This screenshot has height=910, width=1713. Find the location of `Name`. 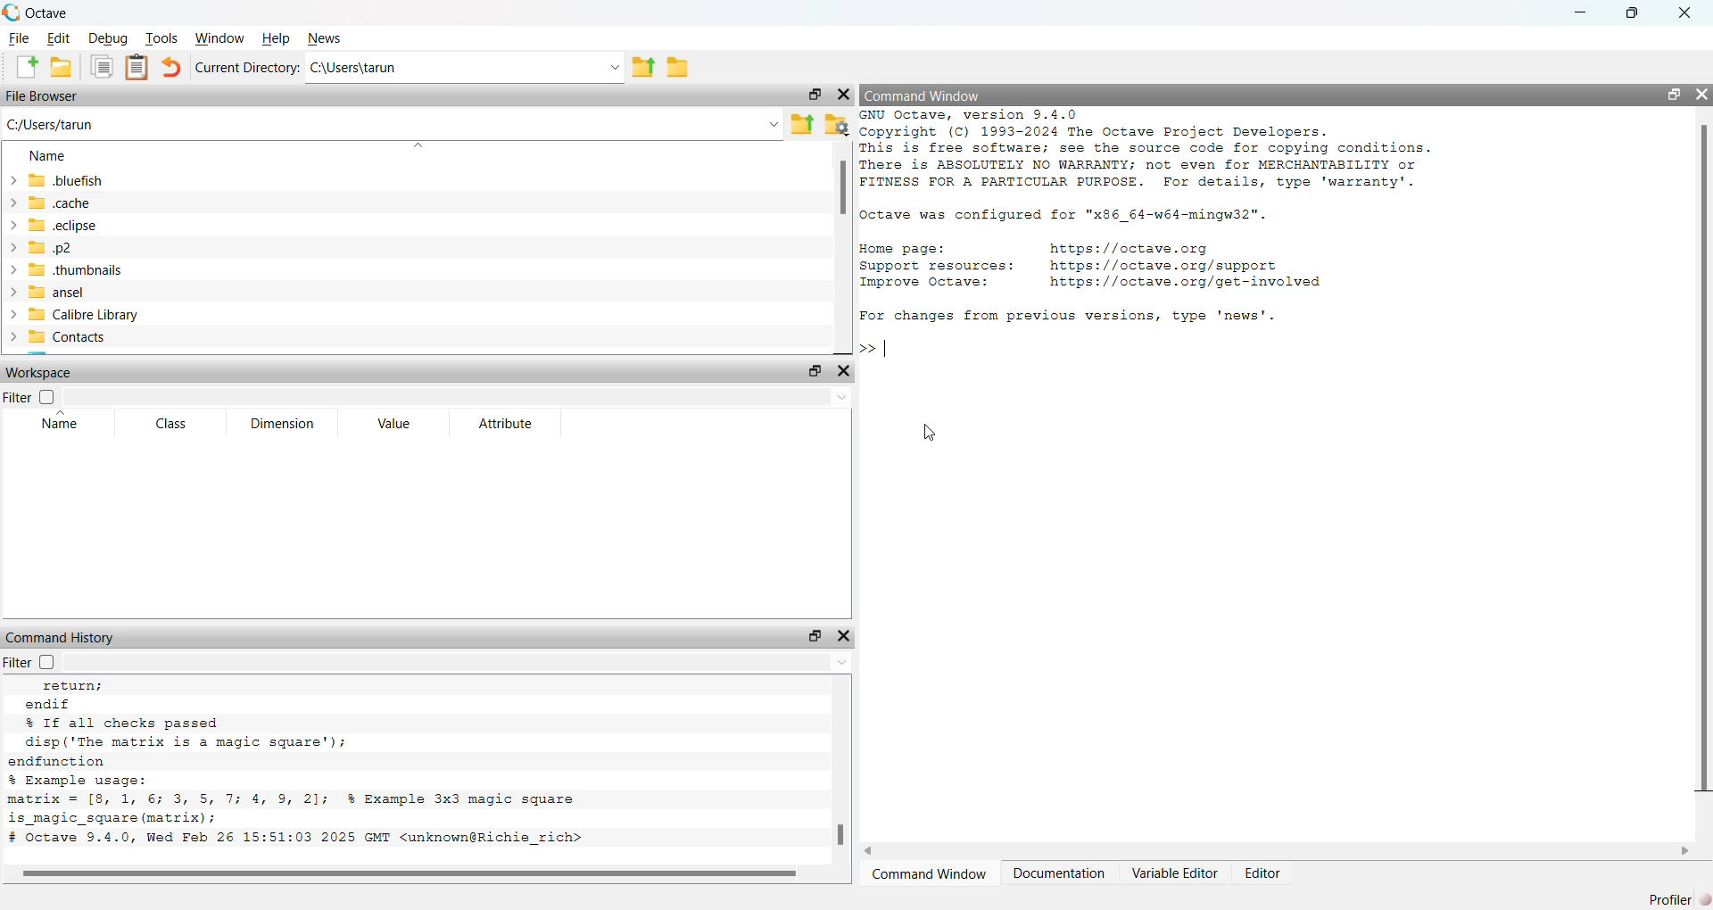

Name is located at coordinates (62, 419).